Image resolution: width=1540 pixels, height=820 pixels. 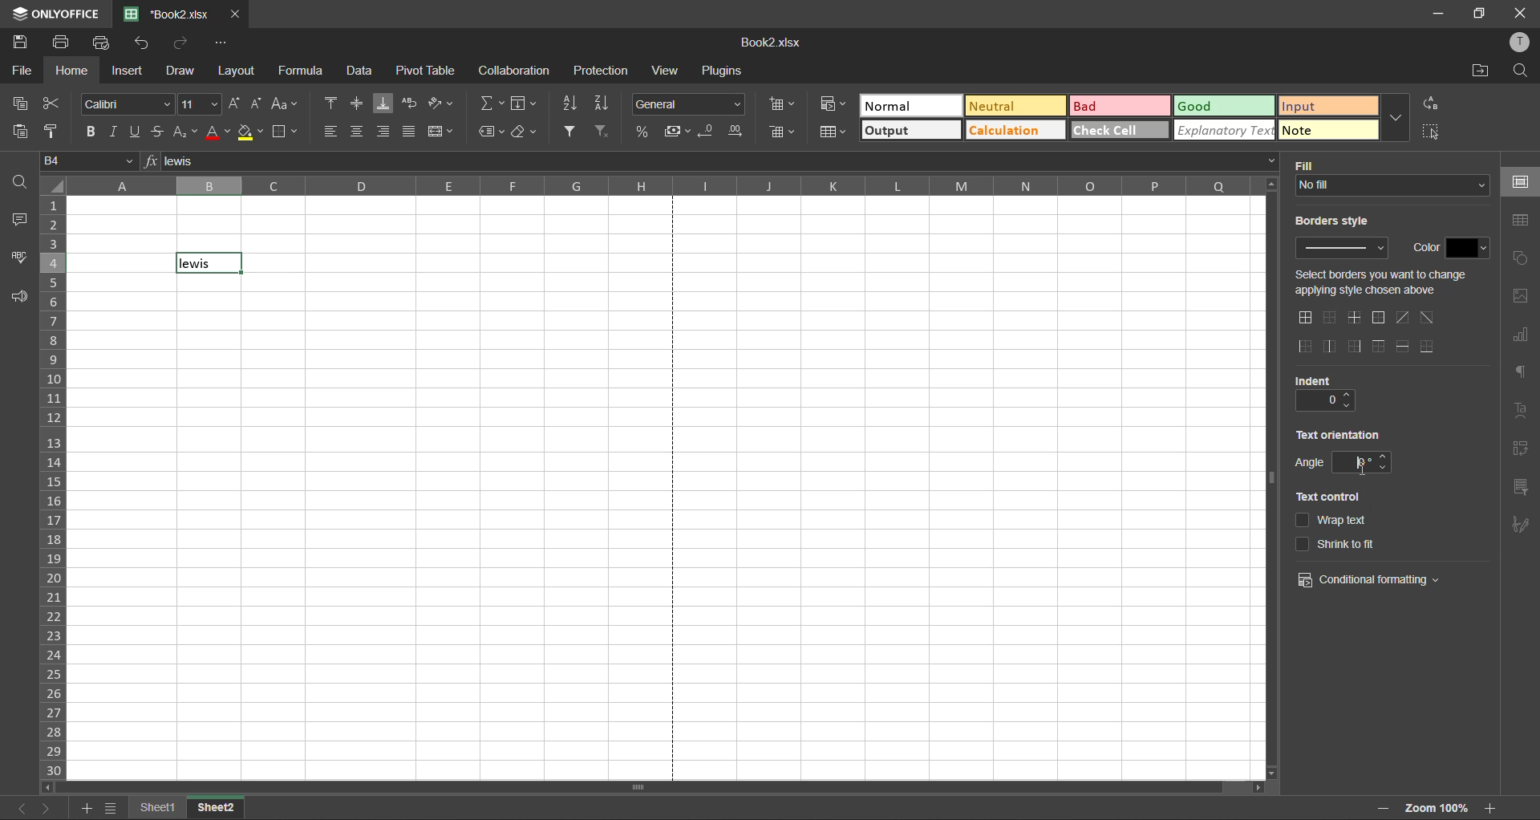 What do you see at coordinates (19, 296) in the screenshot?
I see `feedback` at bounding box center [19, 296].